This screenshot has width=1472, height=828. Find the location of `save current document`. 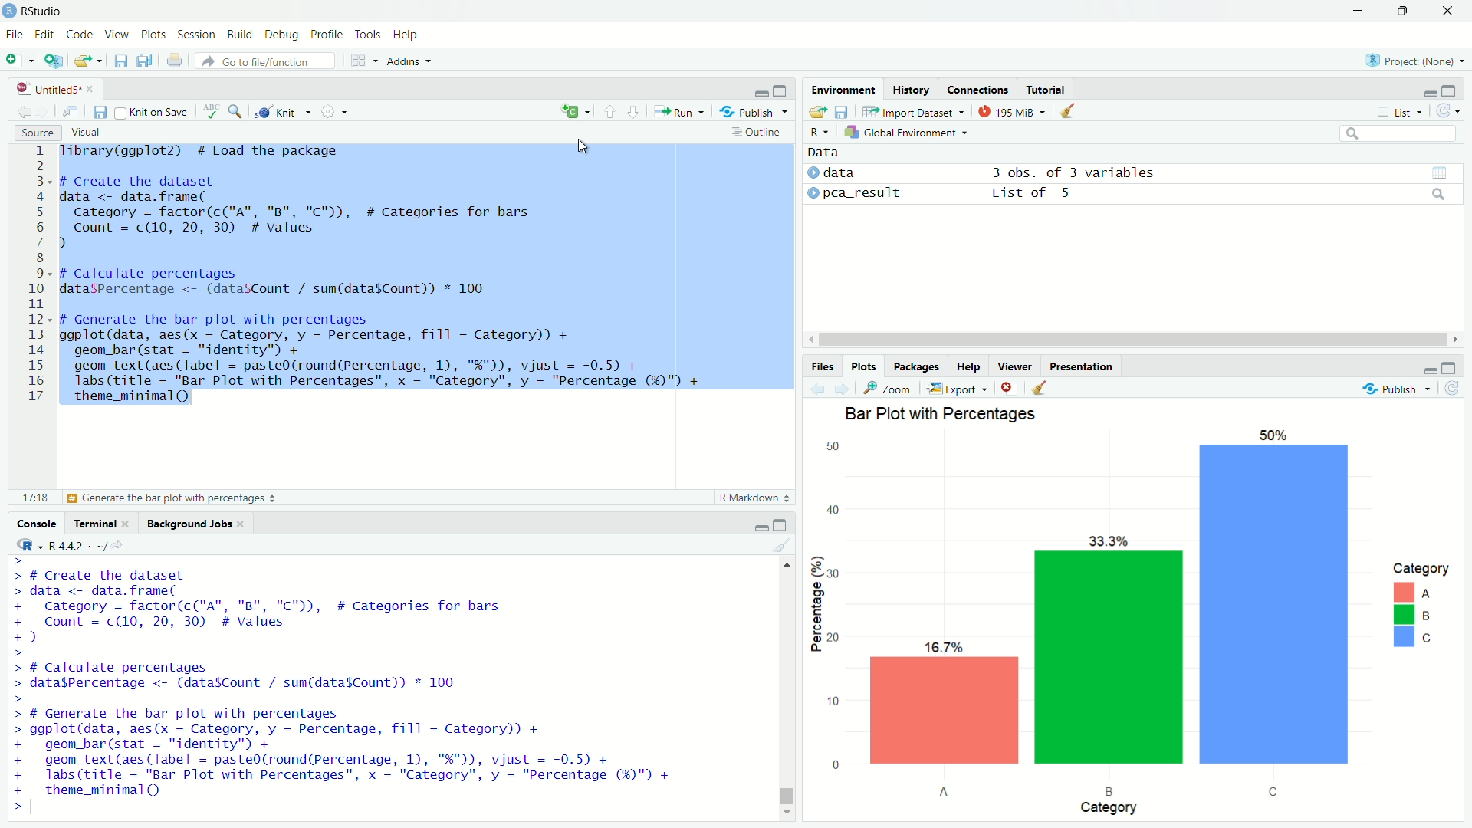

save current document is located at coordinates (101, 112).